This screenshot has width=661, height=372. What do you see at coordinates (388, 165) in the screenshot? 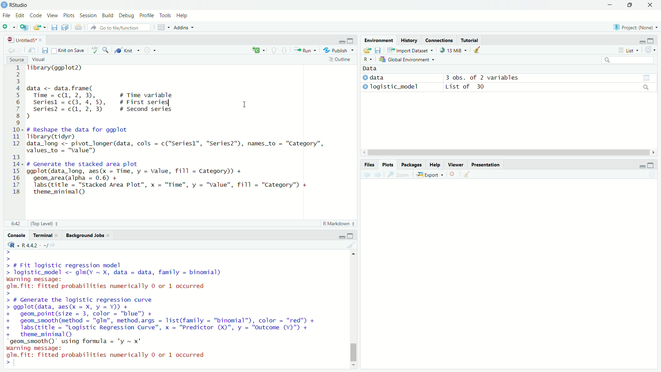
I see `Plots.` at bounding box center [388, 165].